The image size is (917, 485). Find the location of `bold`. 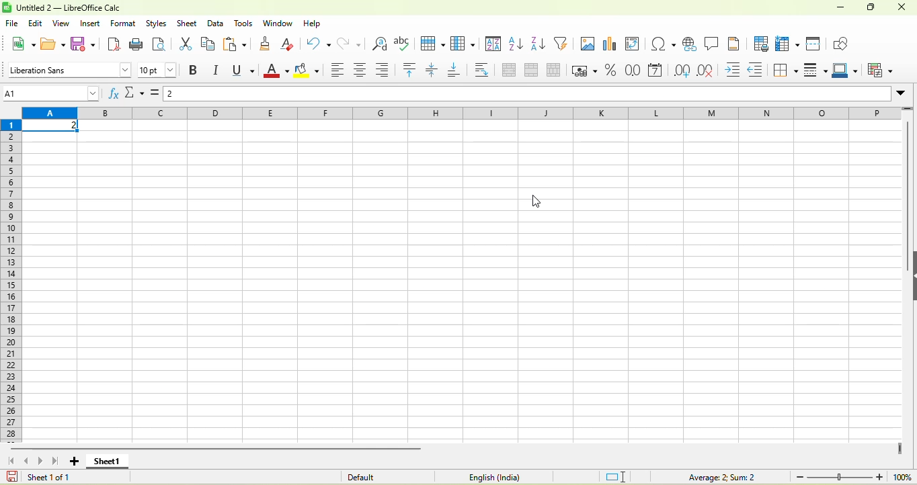

bold is located at coordinates (194, 71).